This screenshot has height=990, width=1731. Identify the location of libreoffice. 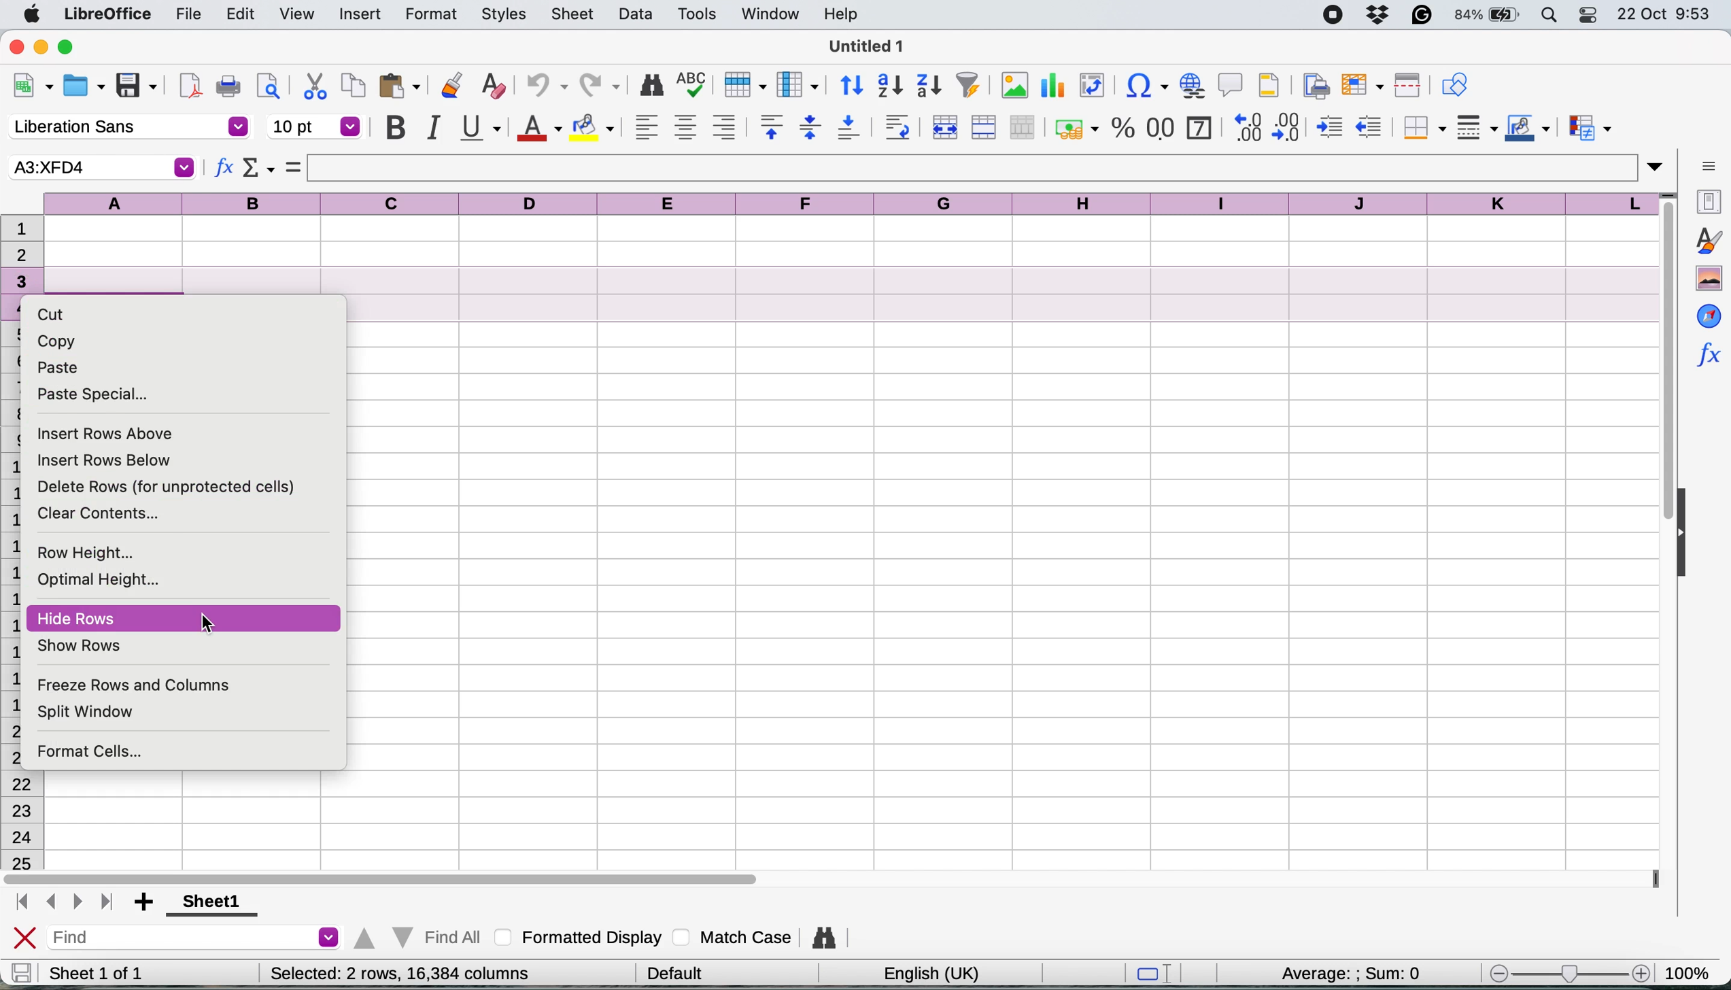
(111, 16).